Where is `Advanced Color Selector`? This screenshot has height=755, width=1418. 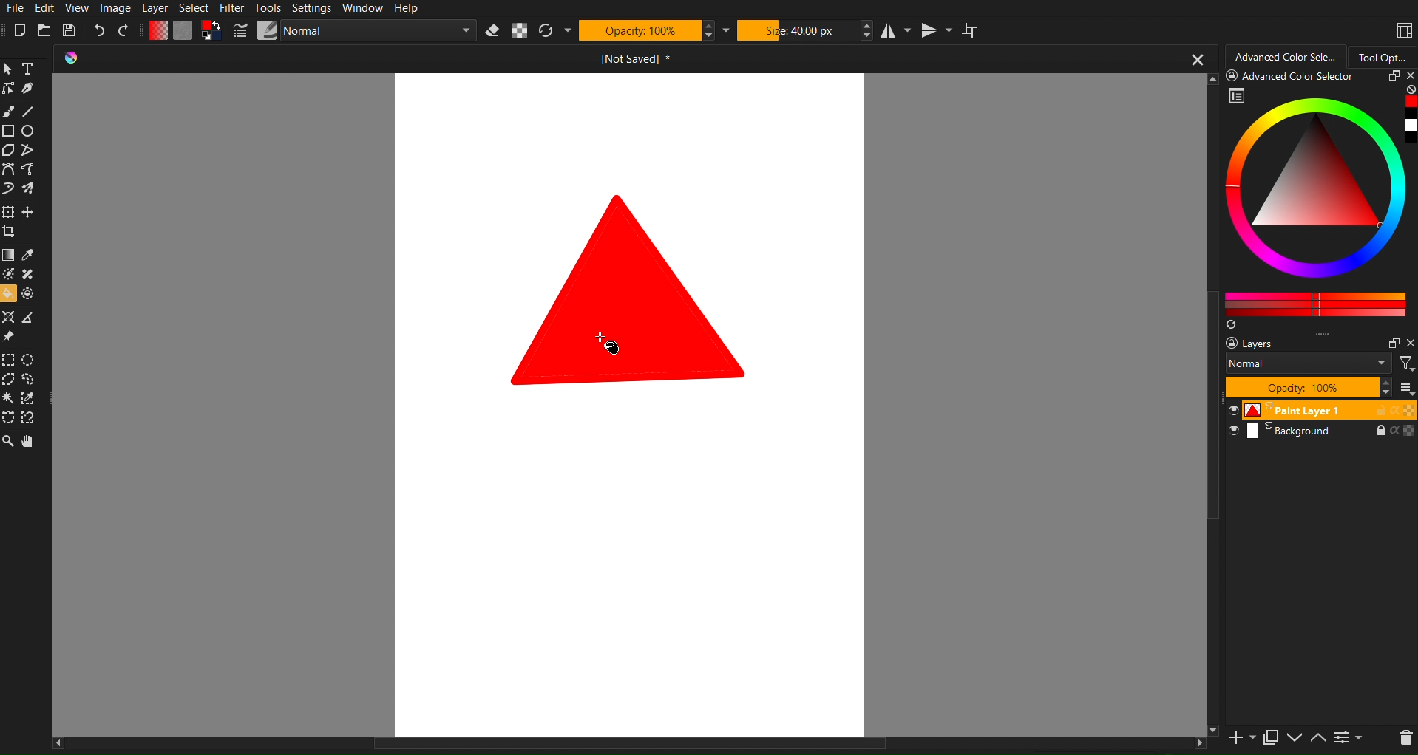 Advanced Color Selector is located at coordinates (1294, 77).